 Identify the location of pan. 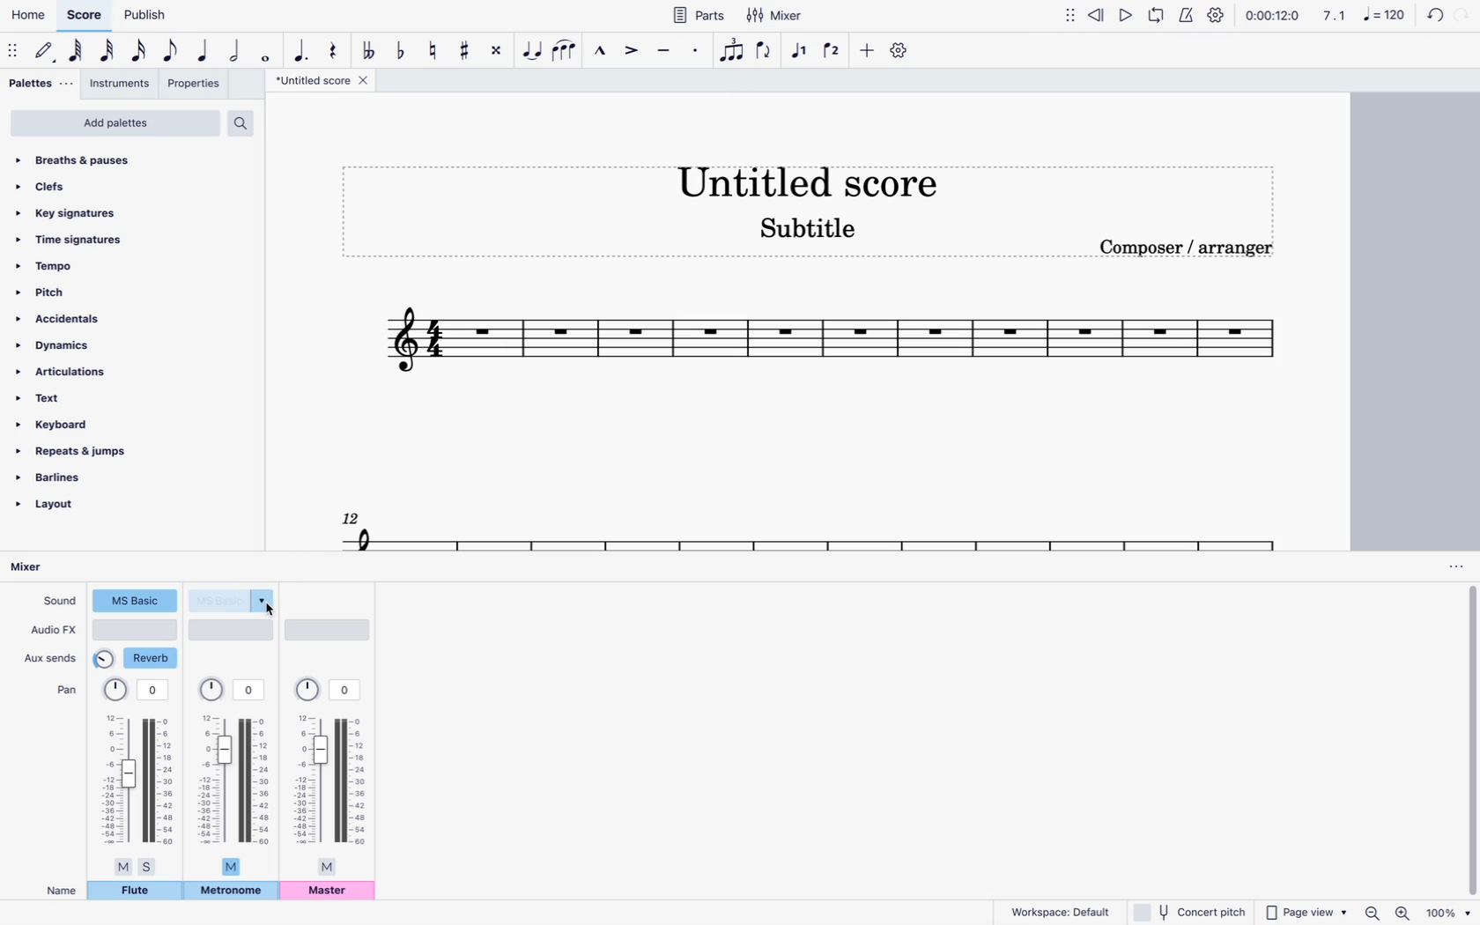
(138, 776).